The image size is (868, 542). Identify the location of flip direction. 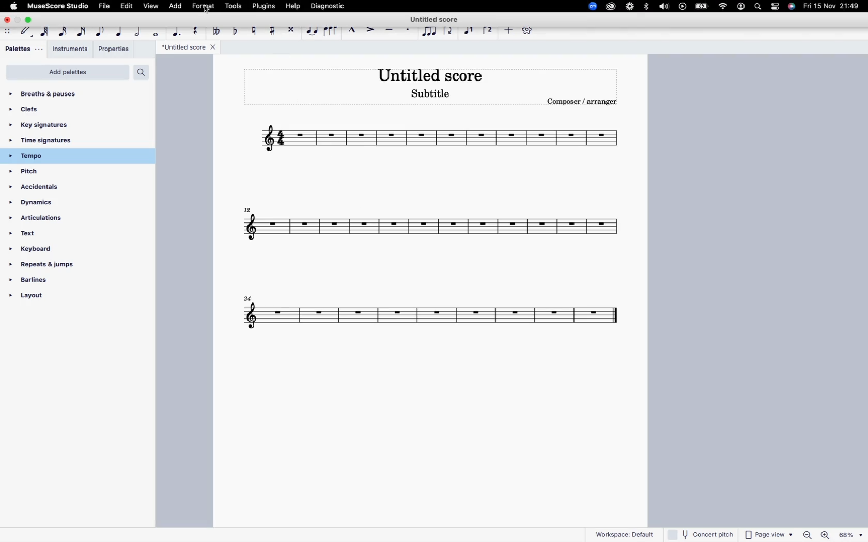
(449, 30).